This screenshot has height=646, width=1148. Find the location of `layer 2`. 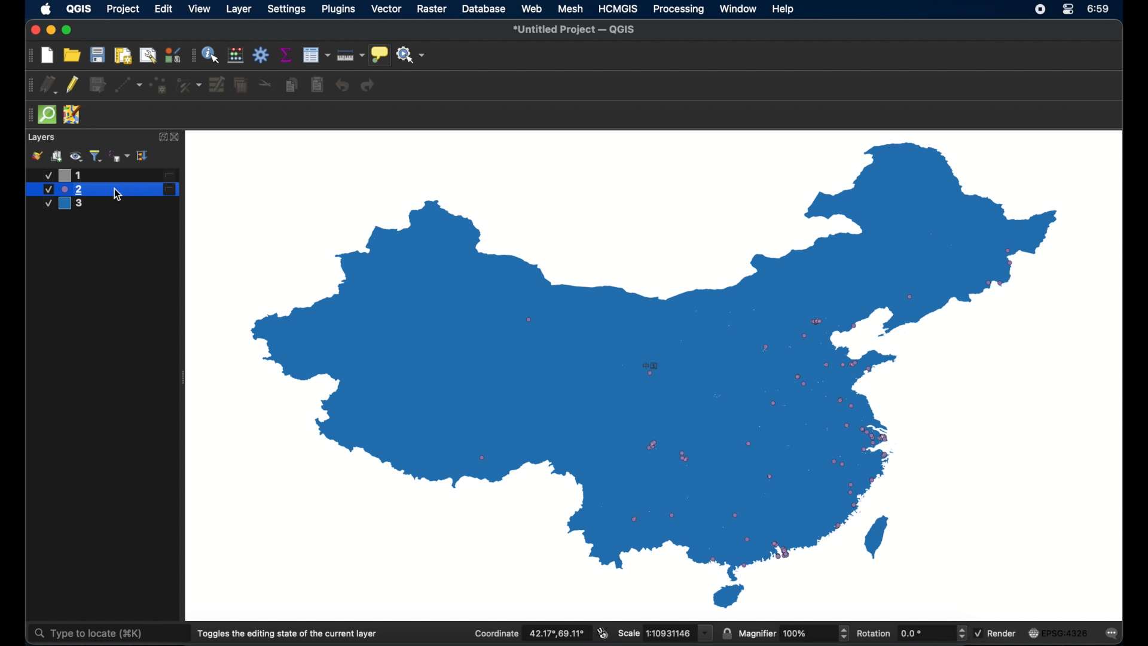

layer 2 is located at coordinates (102, 190).